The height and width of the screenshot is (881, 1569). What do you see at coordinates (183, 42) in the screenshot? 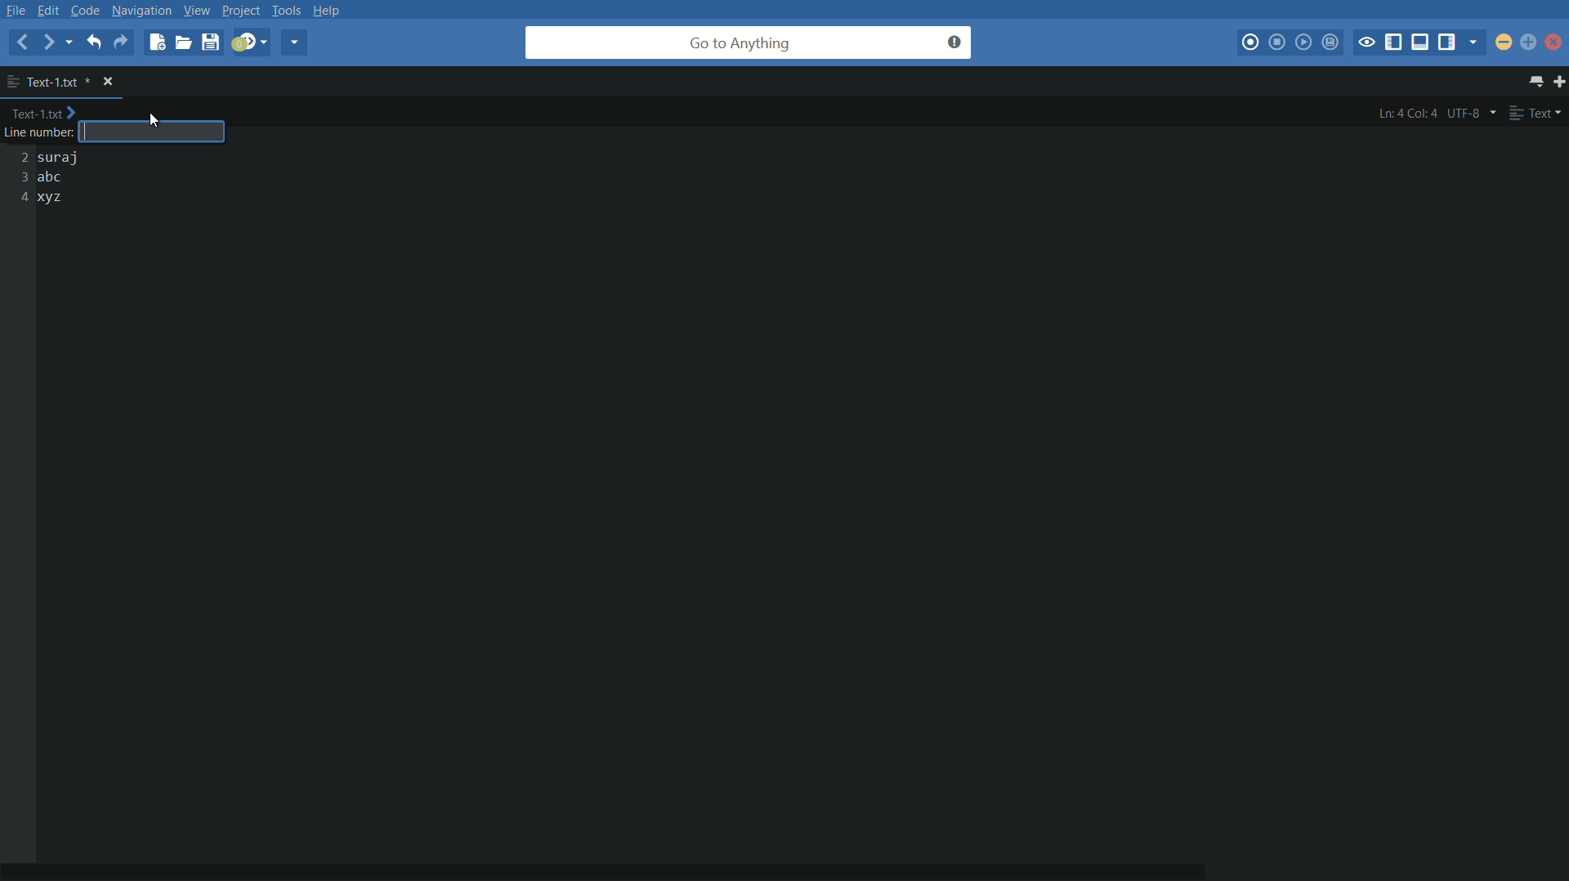
I see `open file` at bounding box center [183, 42].